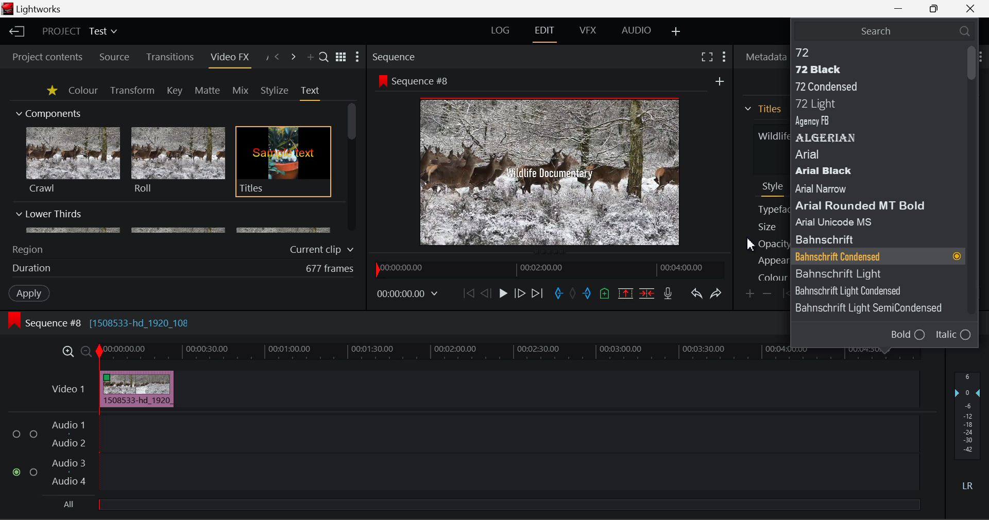  I want to click on Current clip, so click(324, 250).